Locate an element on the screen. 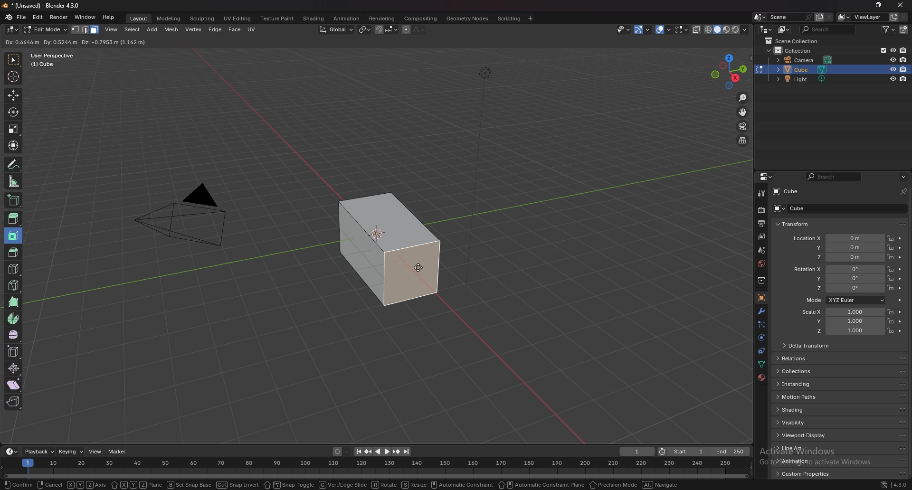  proportional editing objects is located at coordinates (406, 30).